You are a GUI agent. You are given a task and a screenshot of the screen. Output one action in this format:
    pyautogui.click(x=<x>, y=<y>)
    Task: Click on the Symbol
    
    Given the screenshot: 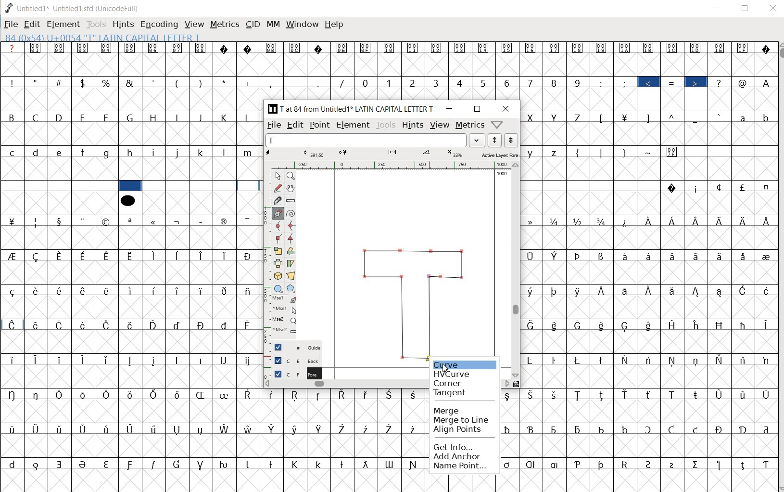 What is the action you would take?
    pyautogui.click(x=106, y=360)
    